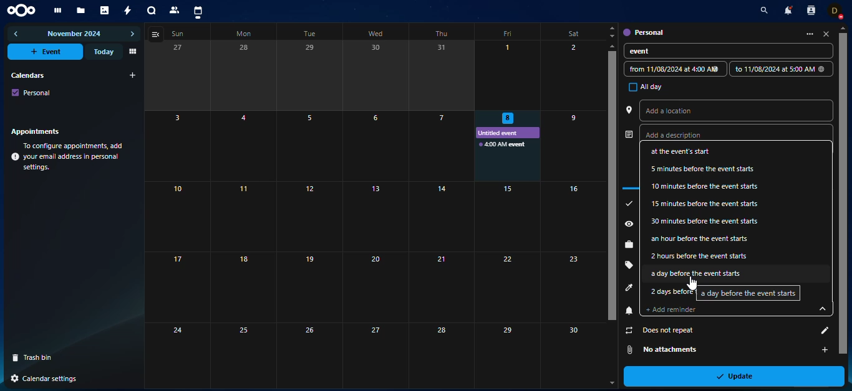 This screenshot has width=852, height=391. Describe the element at coordinates (681, 110) in the screenshot. I see `add a location` at that location.